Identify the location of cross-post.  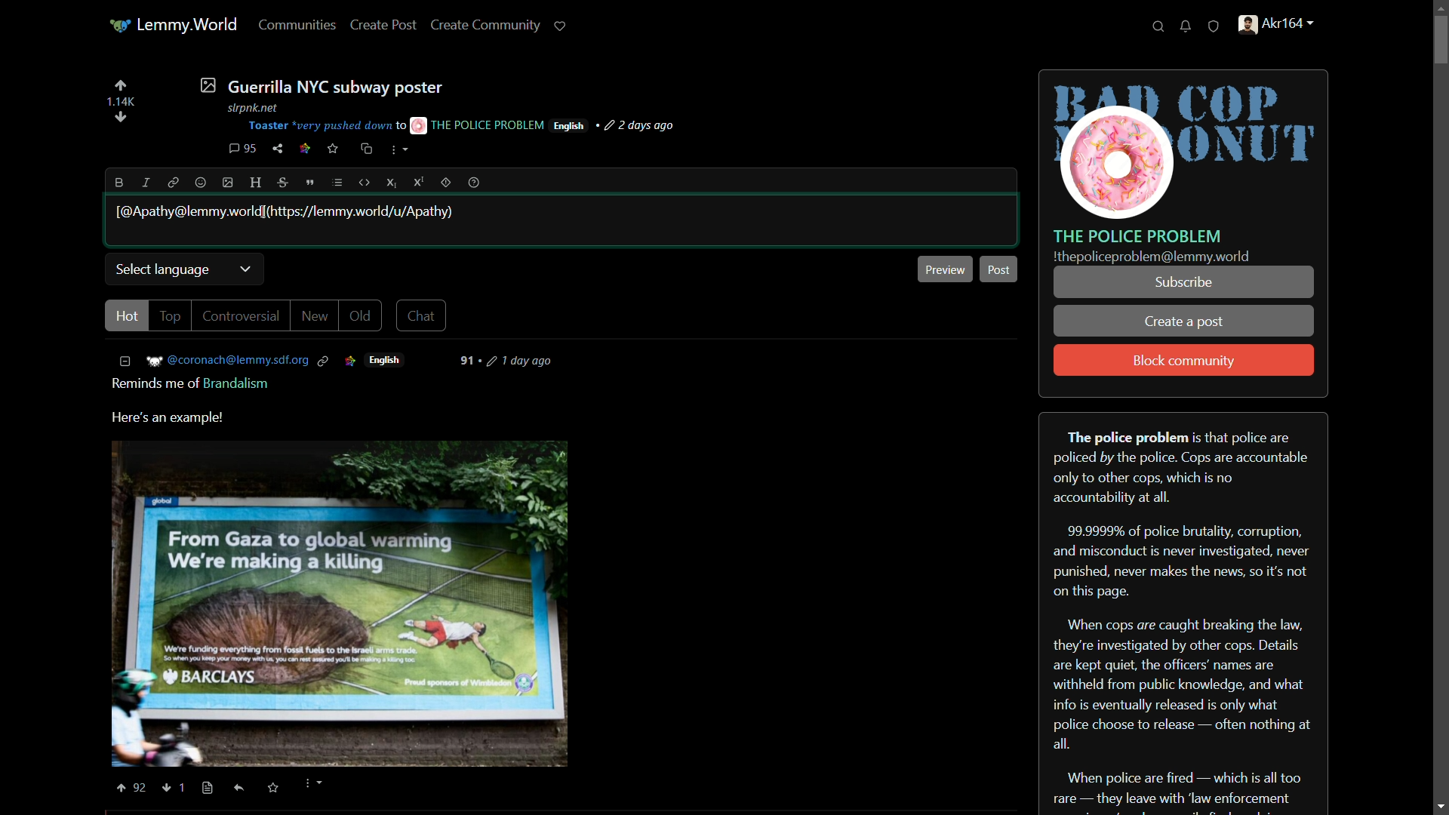
(365, 149).